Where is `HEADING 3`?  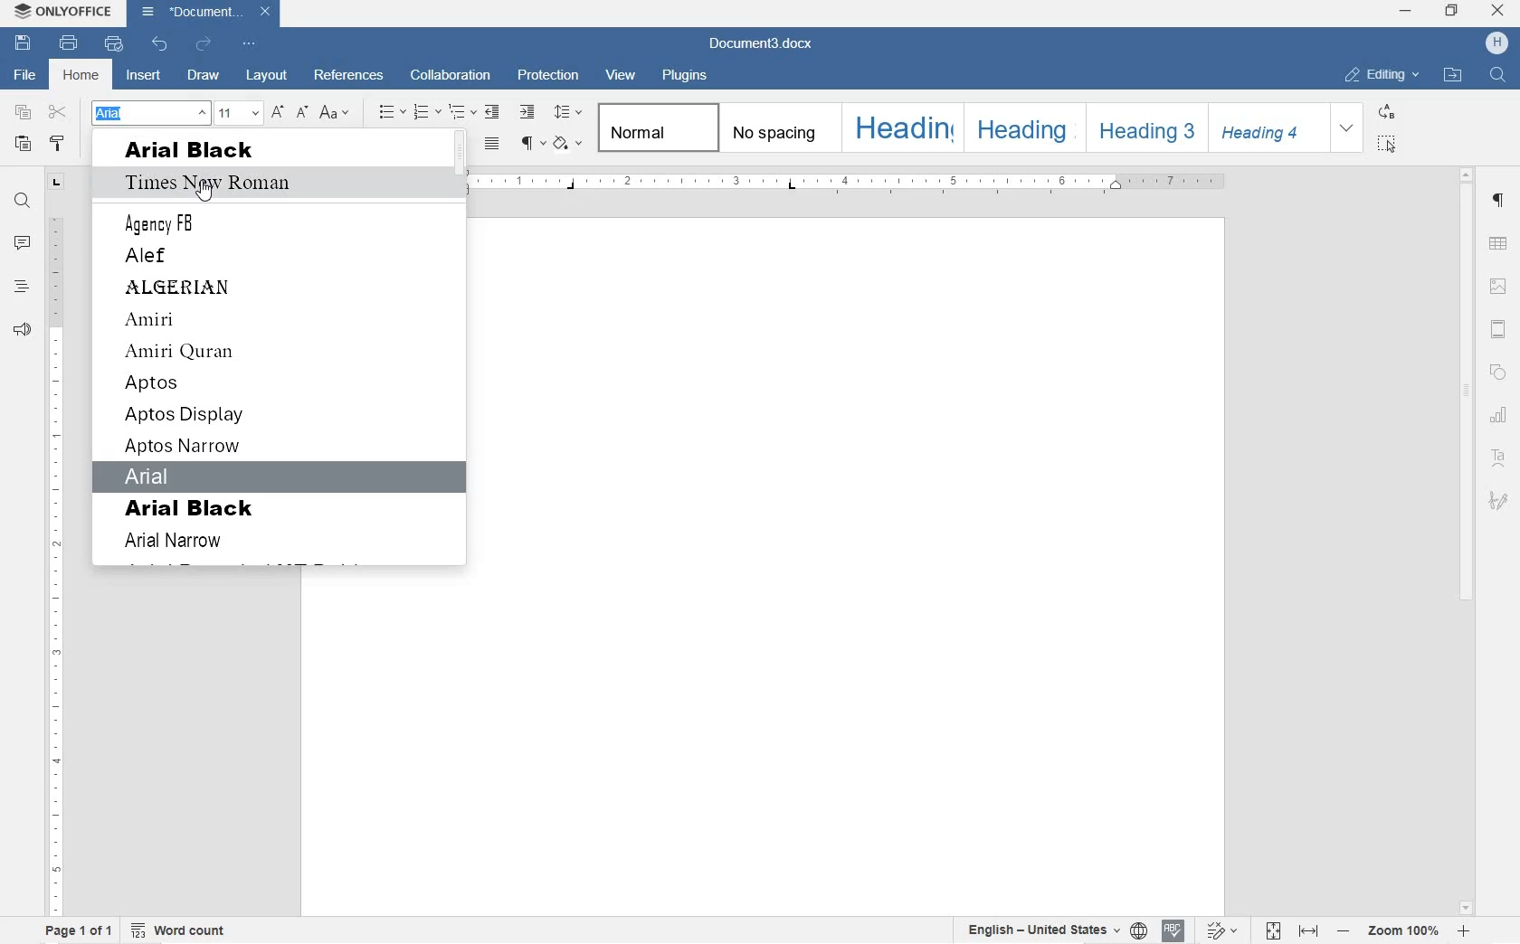
HEADING 3 is located at coordinates (1142, 128).